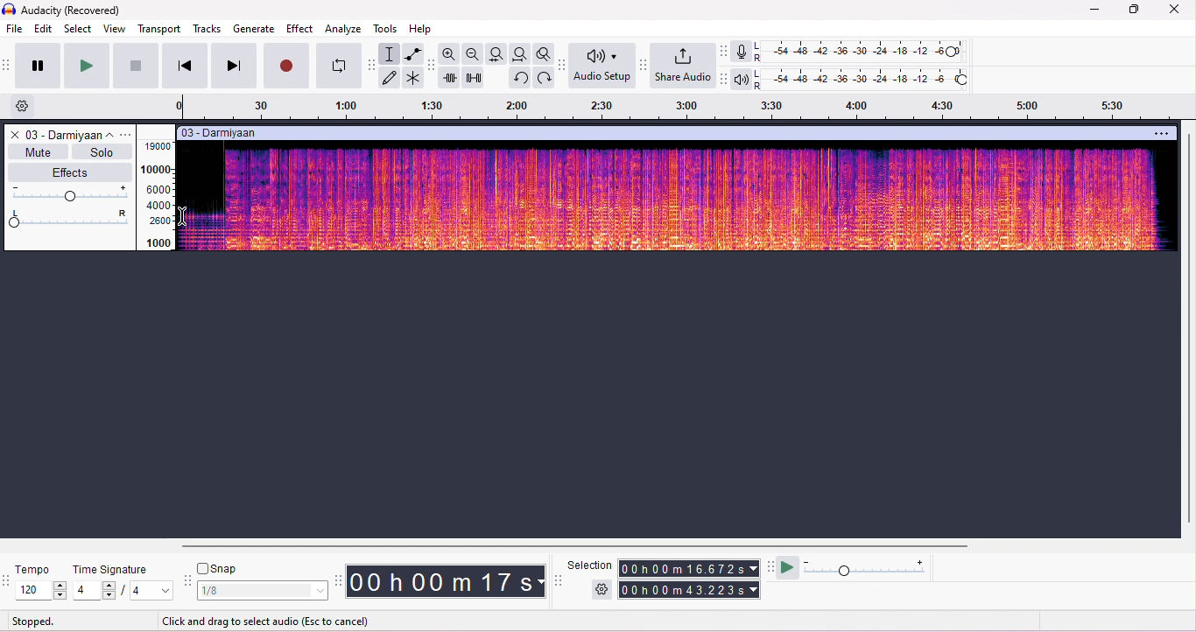 This screenshot has height=632, width=1196. I want to click on options, so click(1160, 133).